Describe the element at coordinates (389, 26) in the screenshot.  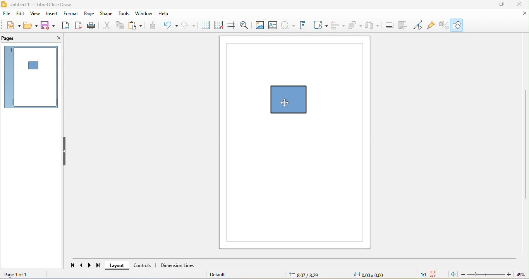
I see `shadow` at that location.